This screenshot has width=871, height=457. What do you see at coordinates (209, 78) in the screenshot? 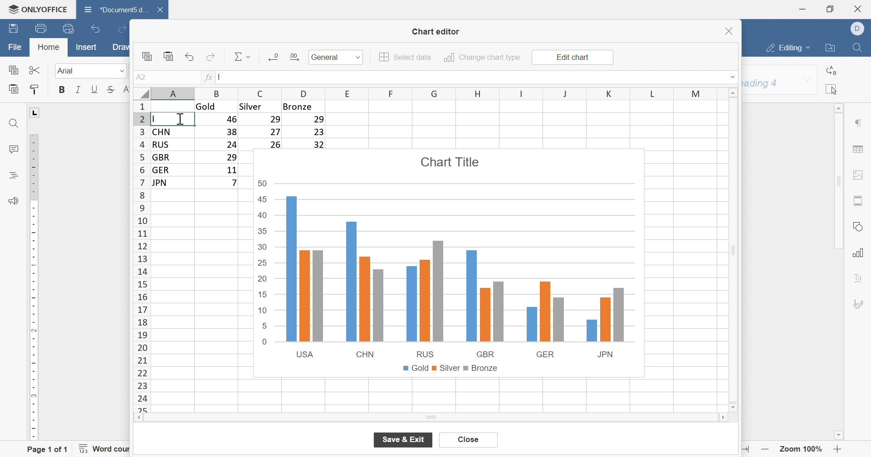
I see `fx` at bounding box center [209, 78].